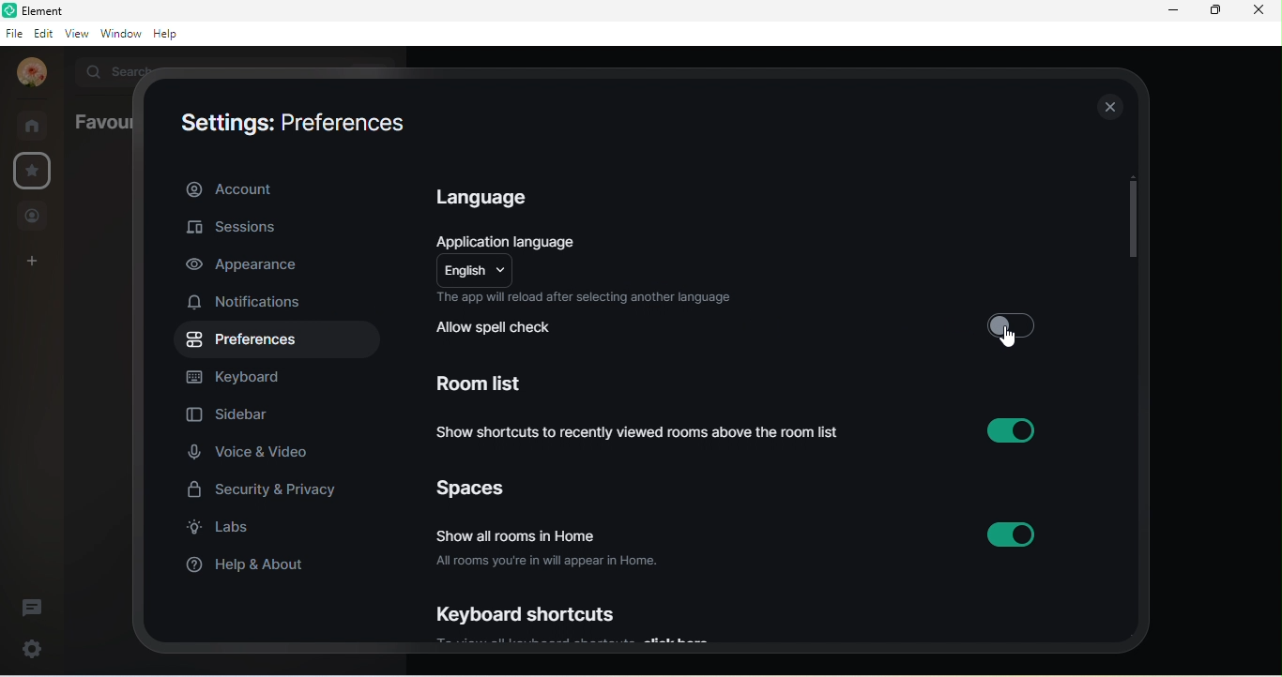  What do you see at coordinates (530, 620) in the screenshot?
I see `keyboard shortcuts` at bounding box center [530, 620].